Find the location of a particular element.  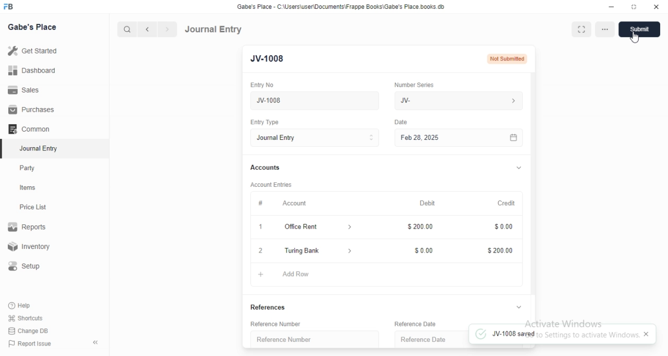

Gabe's Place is located at coordinates (33, 27).